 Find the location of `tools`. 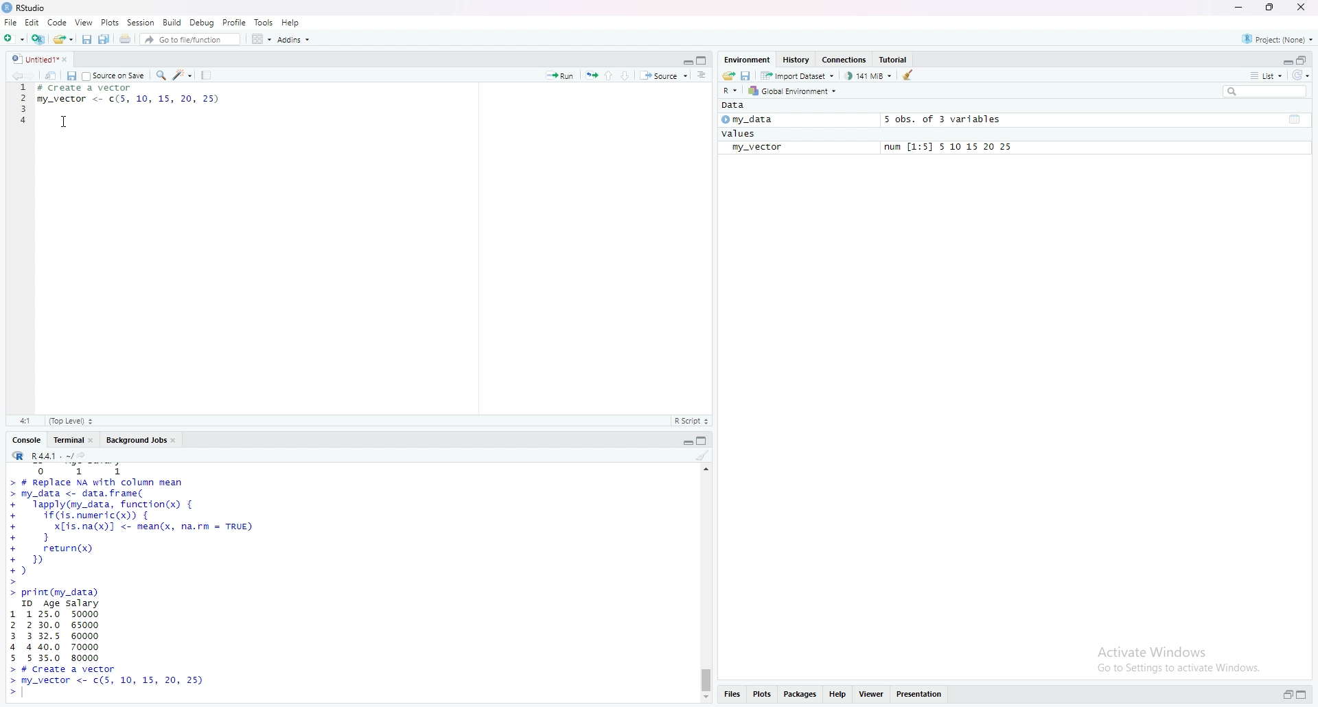

tools is located at coordinates (264, 21).